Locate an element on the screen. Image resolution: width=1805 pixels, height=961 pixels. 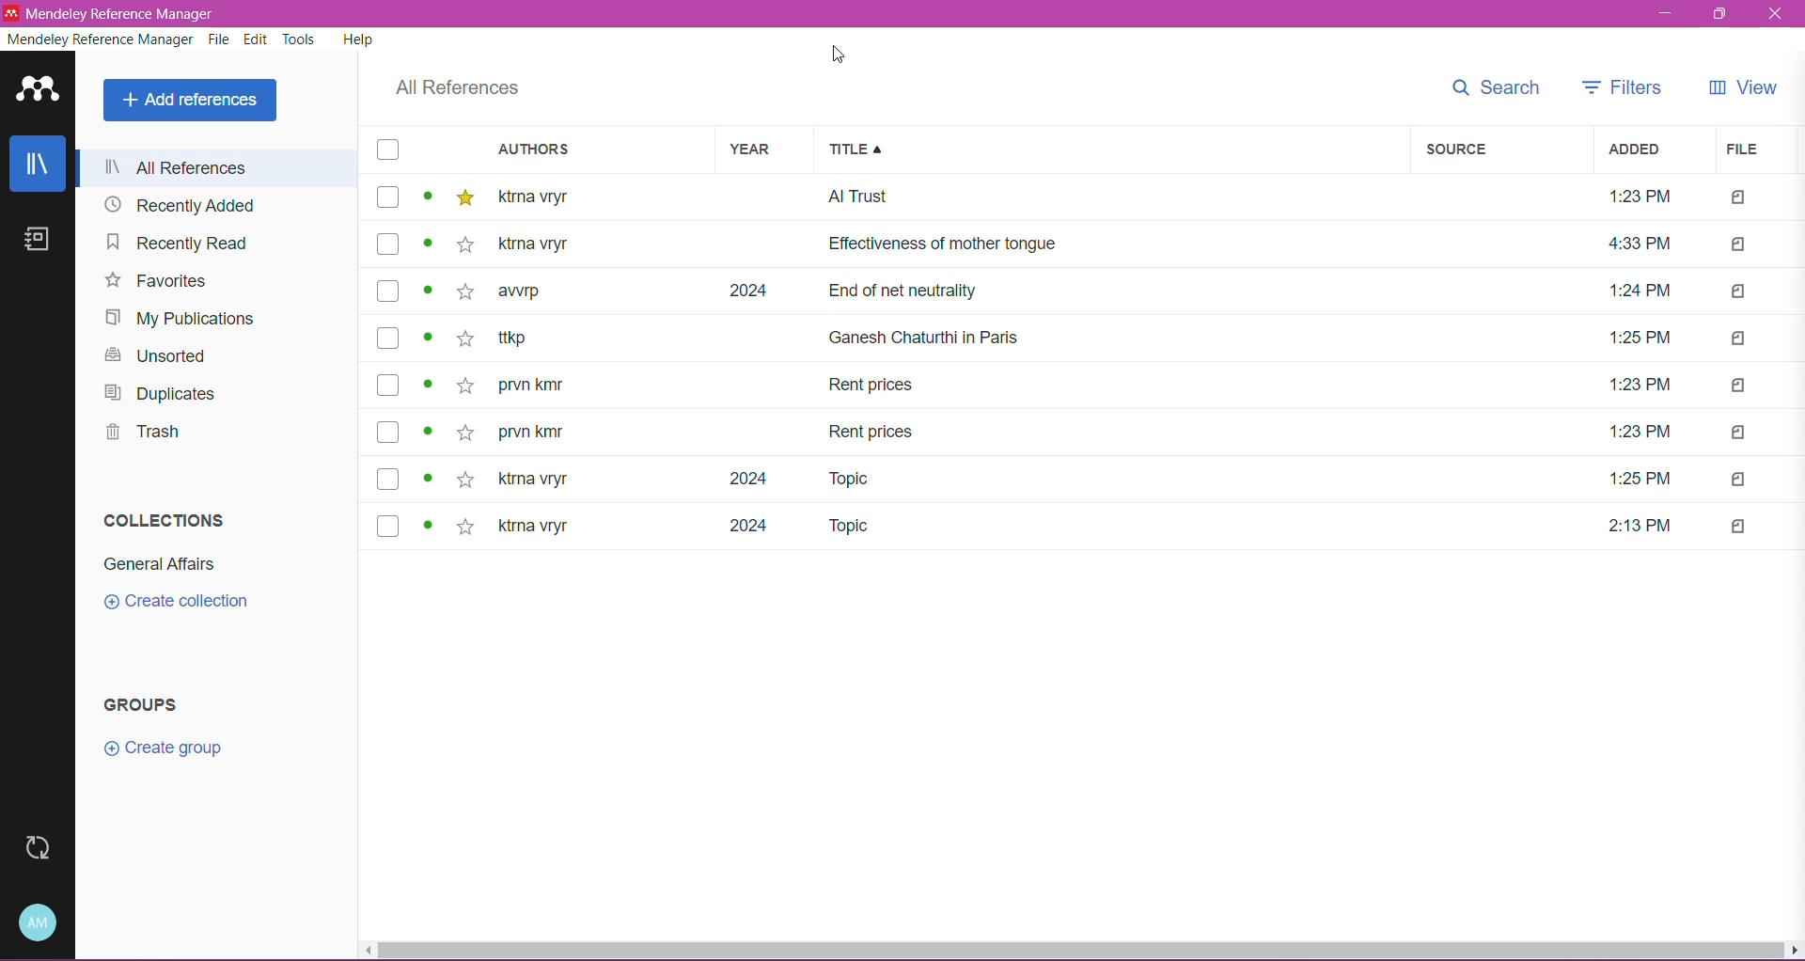
Notes is located at coordinates (41, 243).